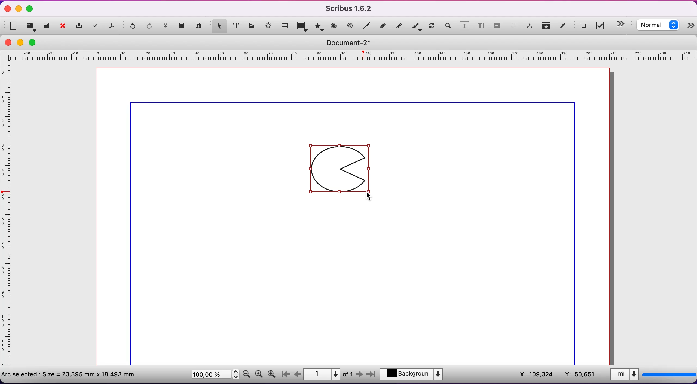  What do you see at coordinates (73, 374) in the screenshot?
I see `arc selectes size` at bounding box center [73, 374].